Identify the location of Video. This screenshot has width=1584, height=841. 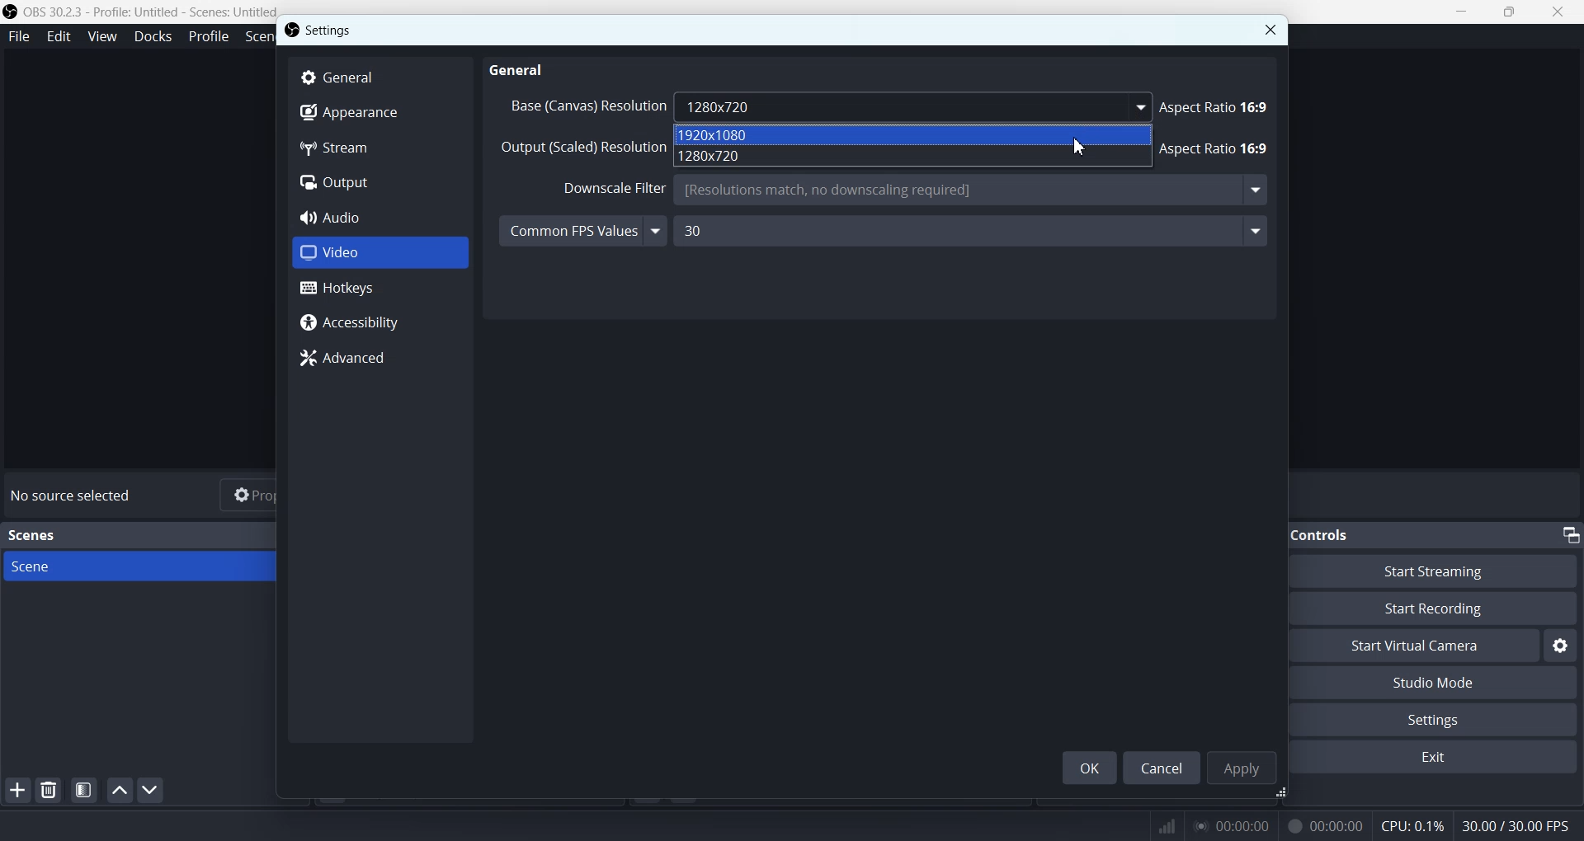
(379, 252).